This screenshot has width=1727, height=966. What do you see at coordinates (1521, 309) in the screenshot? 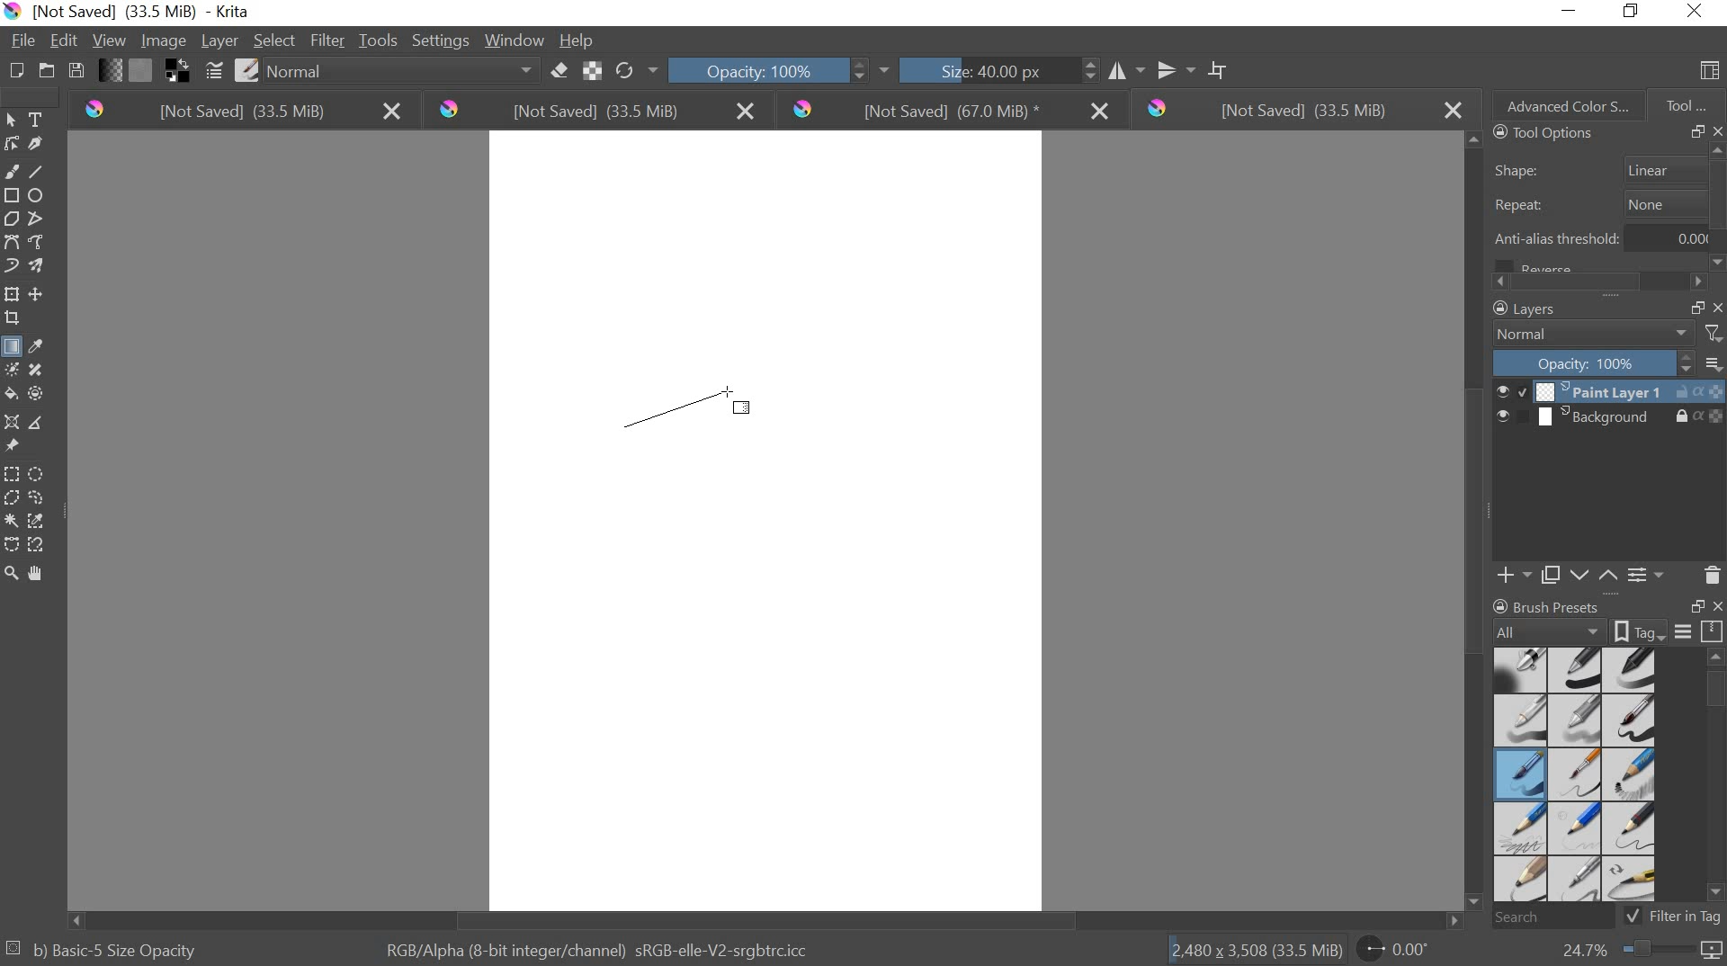
I see `LAYERS` at bounding box center [1521, 309].